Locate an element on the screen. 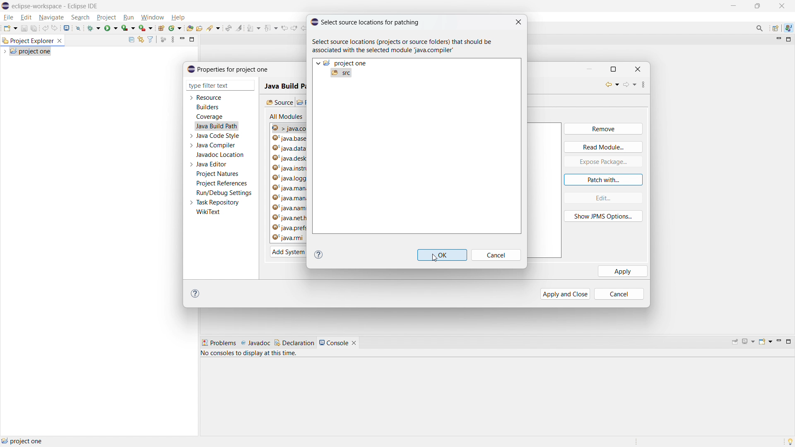  src selected for patching is located at coordinates (341, 73).